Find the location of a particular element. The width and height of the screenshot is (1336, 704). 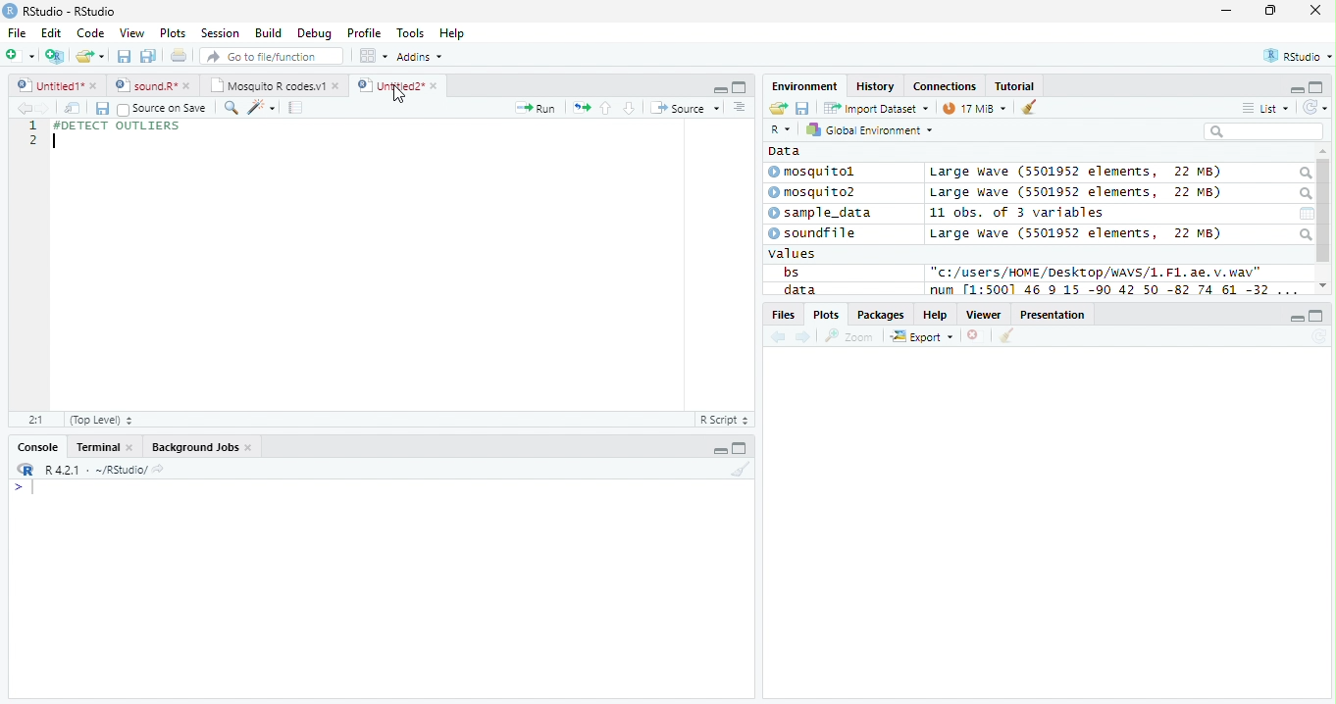

Export is located at coordinates (922, 337).